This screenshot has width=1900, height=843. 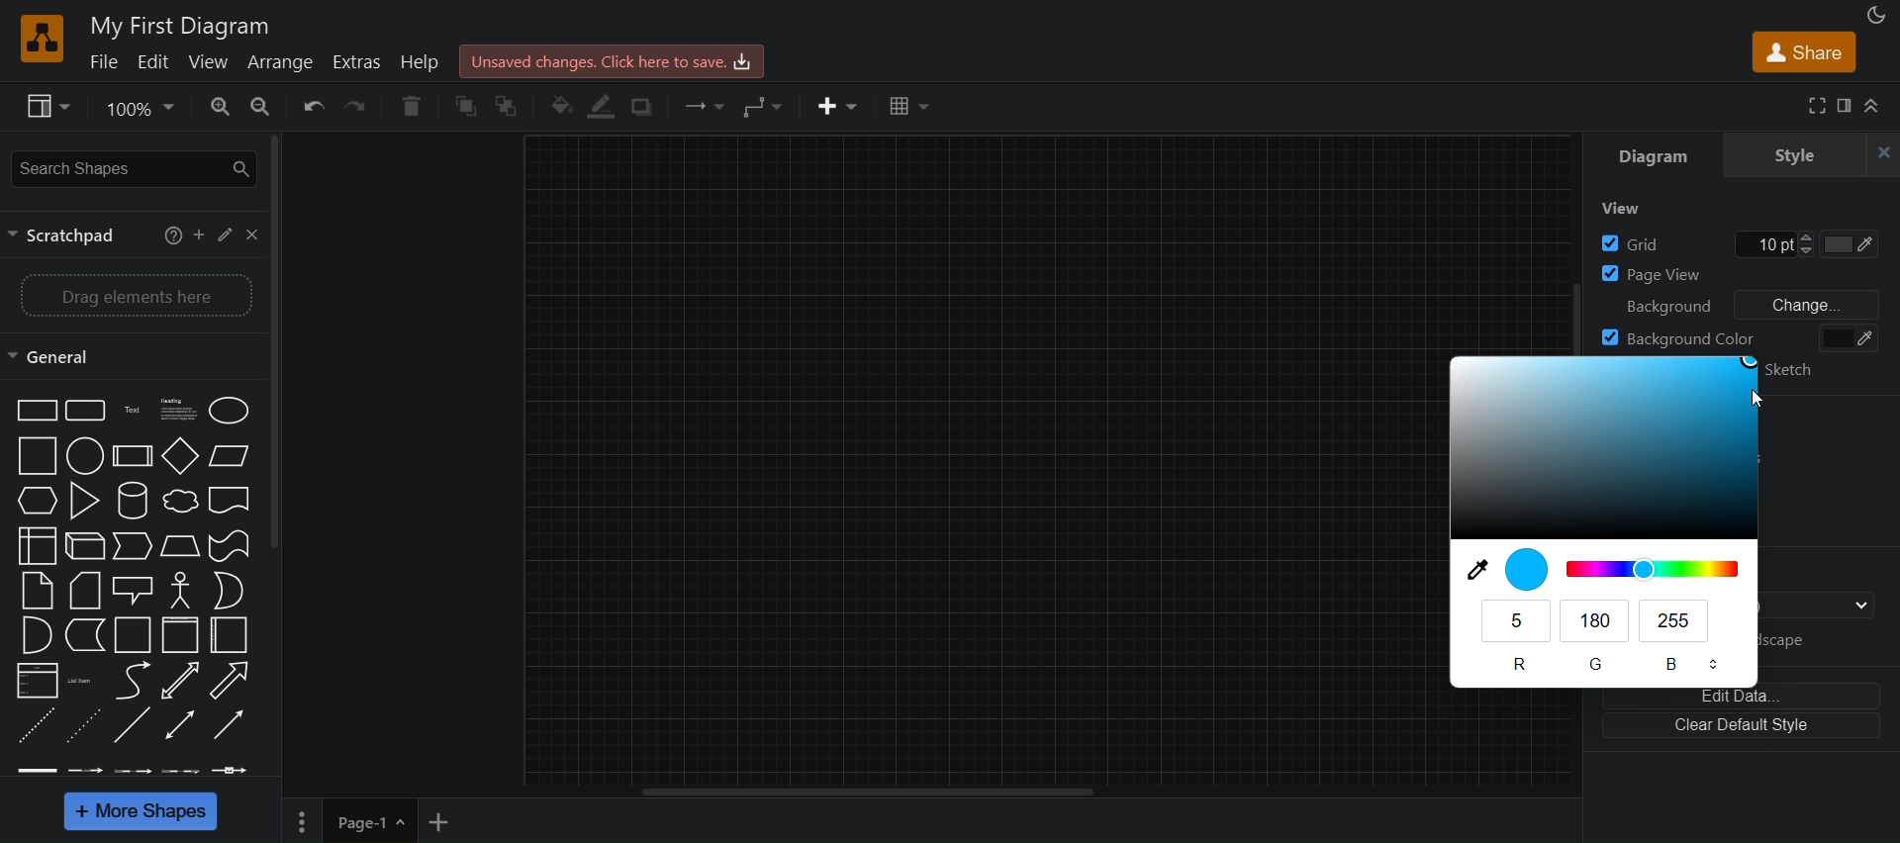 What do you see at coordinates (1603, 522) in the screenshot?
I see `blue` at bounding box center [1603, 522].